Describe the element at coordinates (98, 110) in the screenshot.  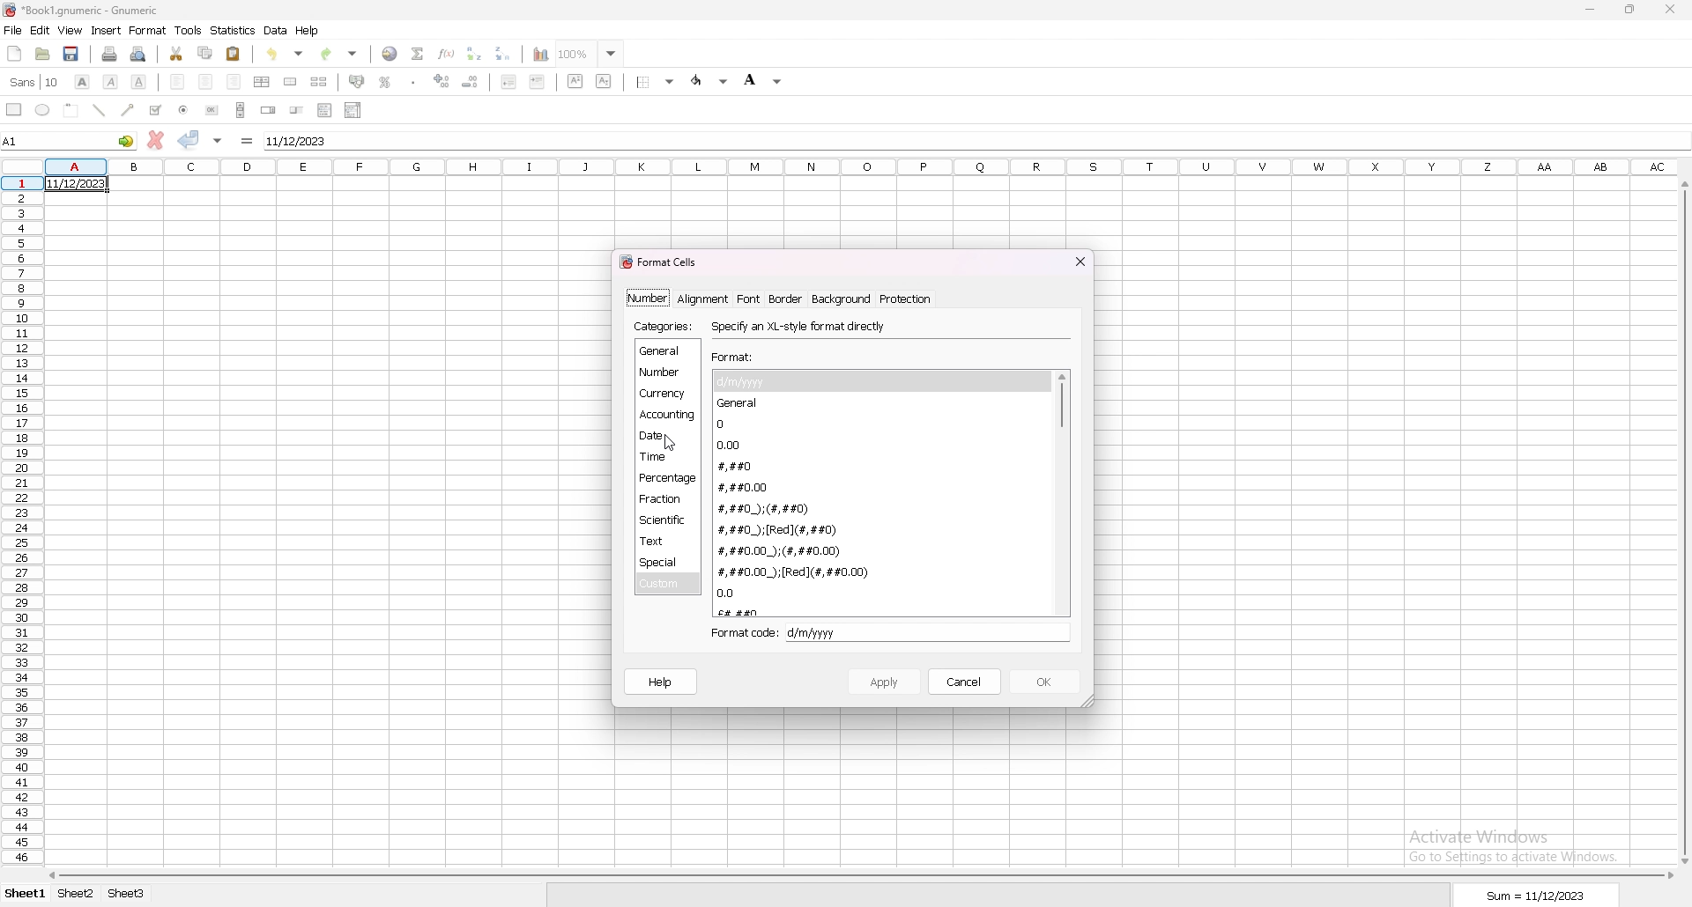
I see `line` at that location.